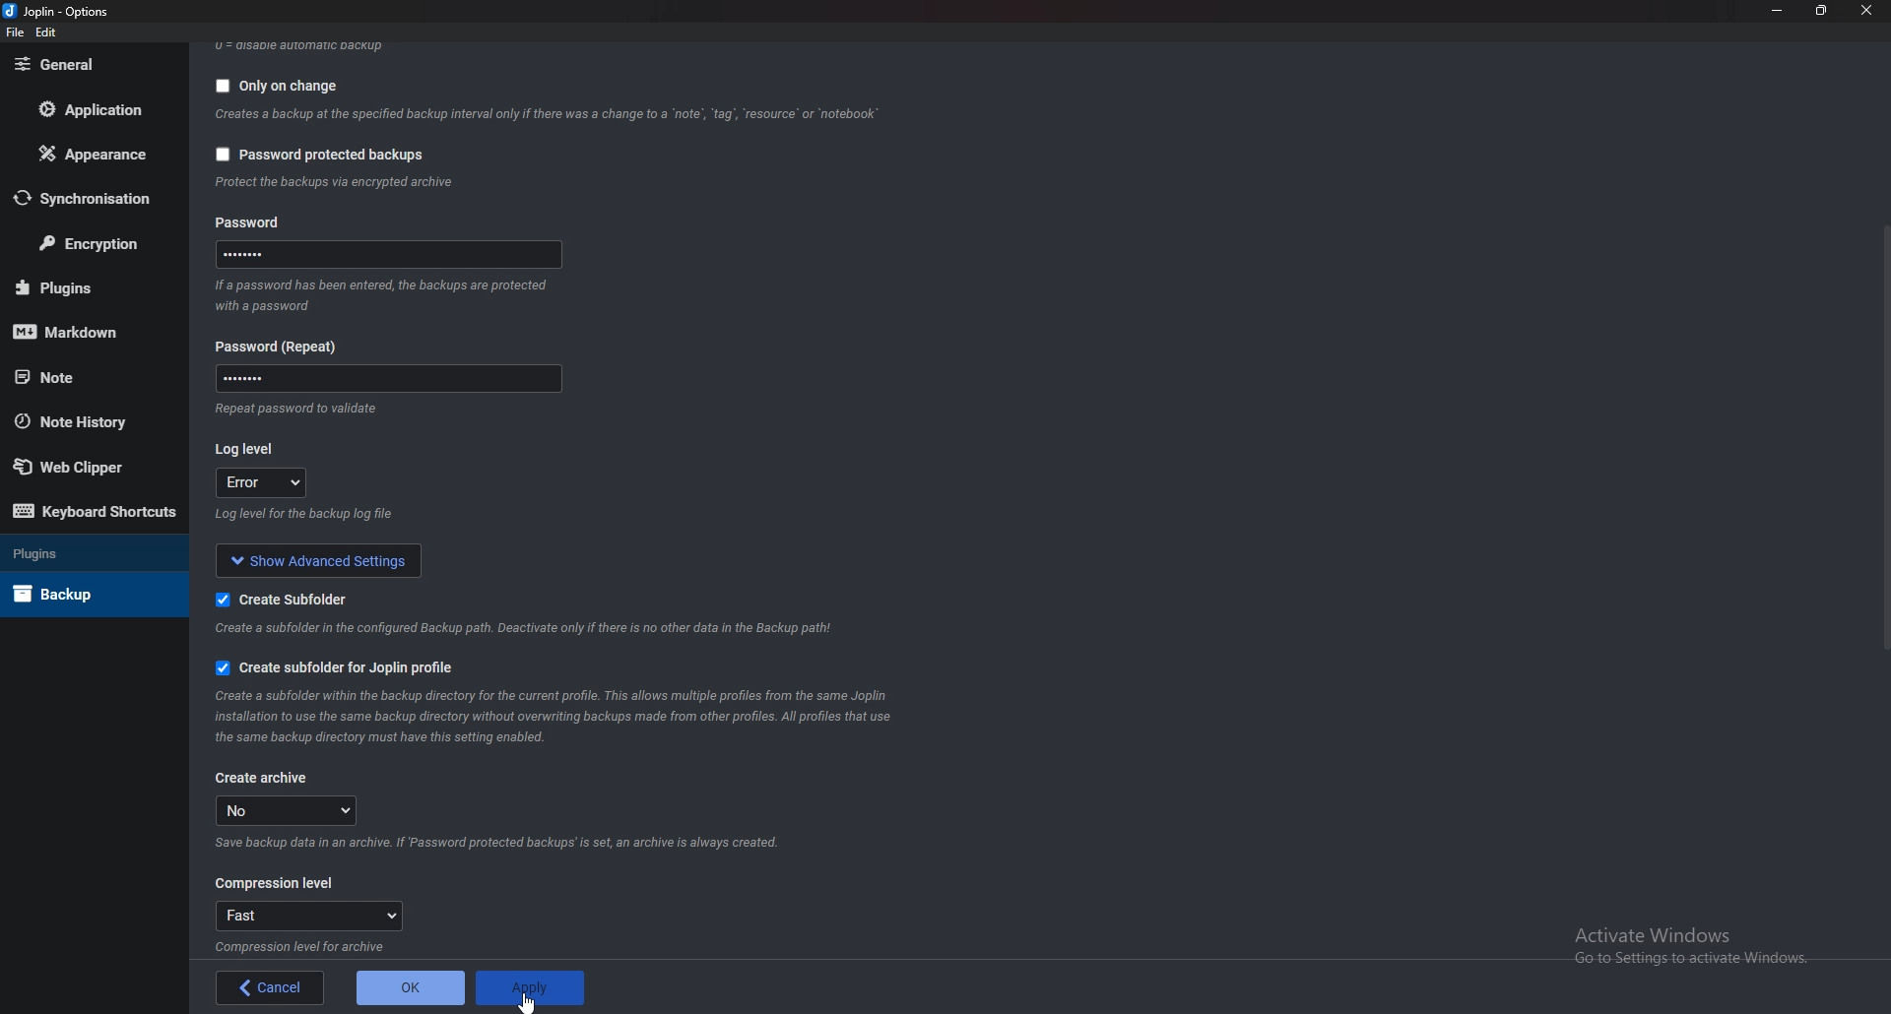  What do you see at coordinates (80, 420) in the screenshot?
I see `Note history` at bounding box center [80, 420].